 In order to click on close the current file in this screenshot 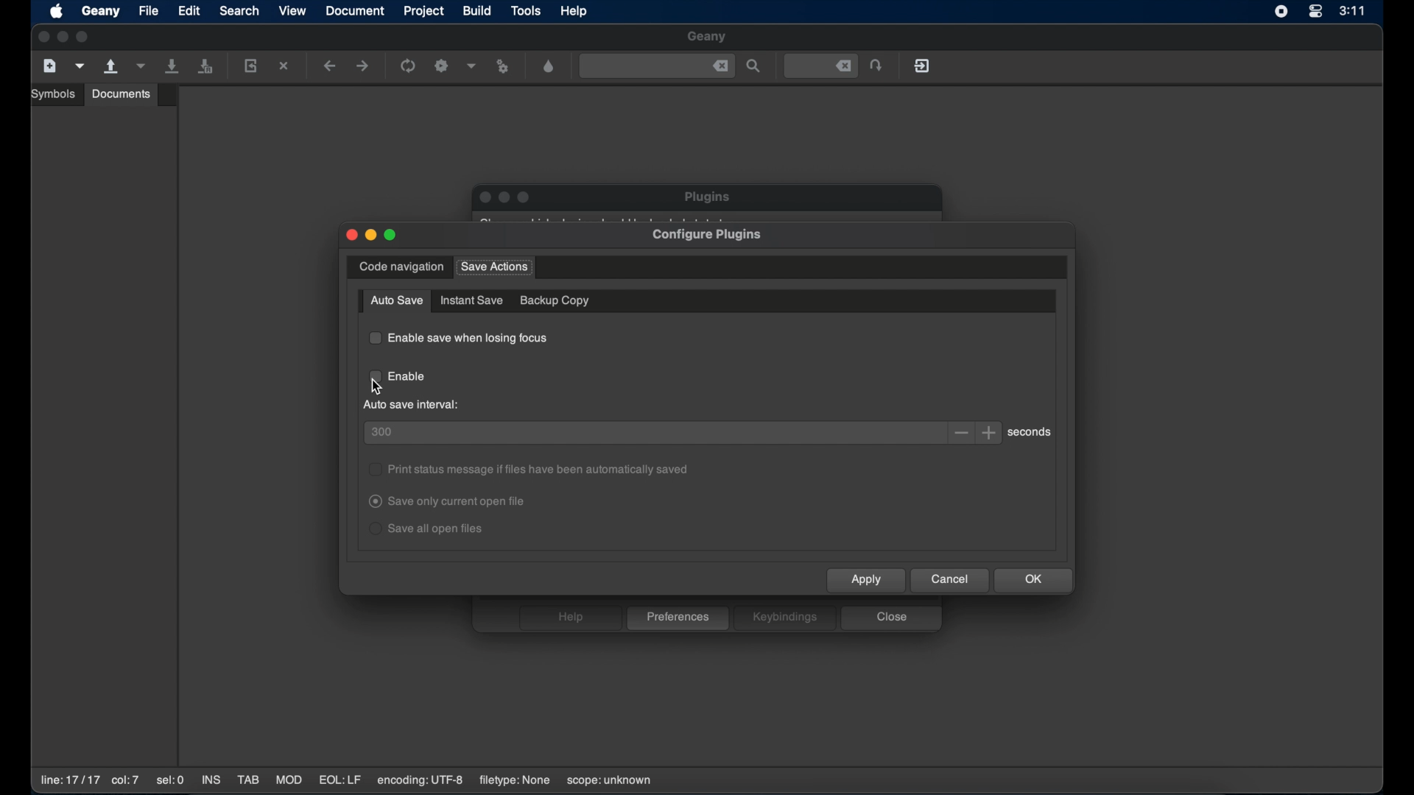, I will do `click(285, 67)`.